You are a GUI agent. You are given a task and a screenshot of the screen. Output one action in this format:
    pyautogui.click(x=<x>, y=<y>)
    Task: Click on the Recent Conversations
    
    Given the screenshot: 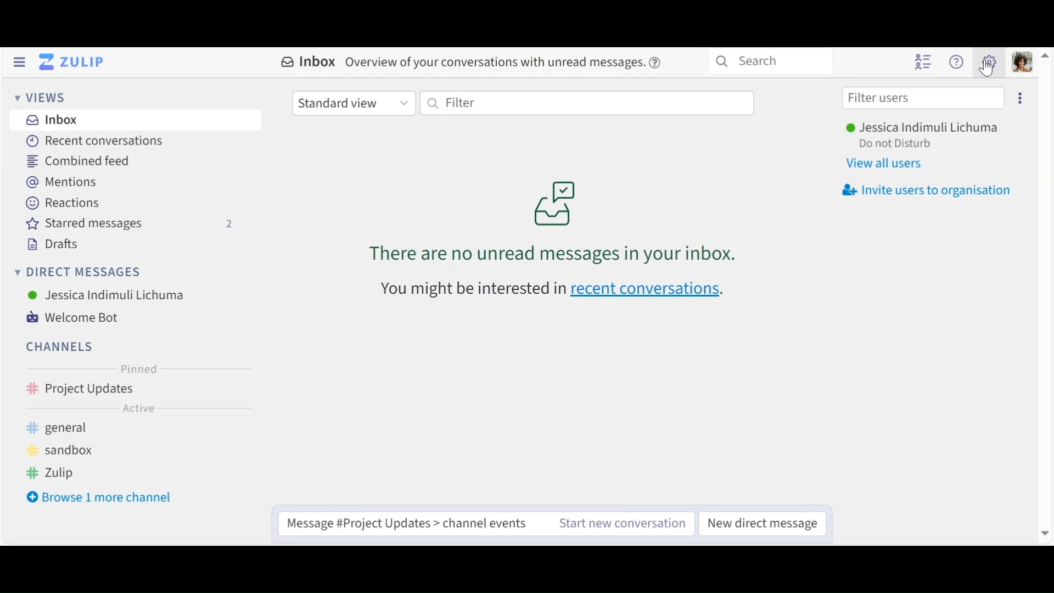 What is the action you would take?
    pyautogui.click(x=94, y=141)
    